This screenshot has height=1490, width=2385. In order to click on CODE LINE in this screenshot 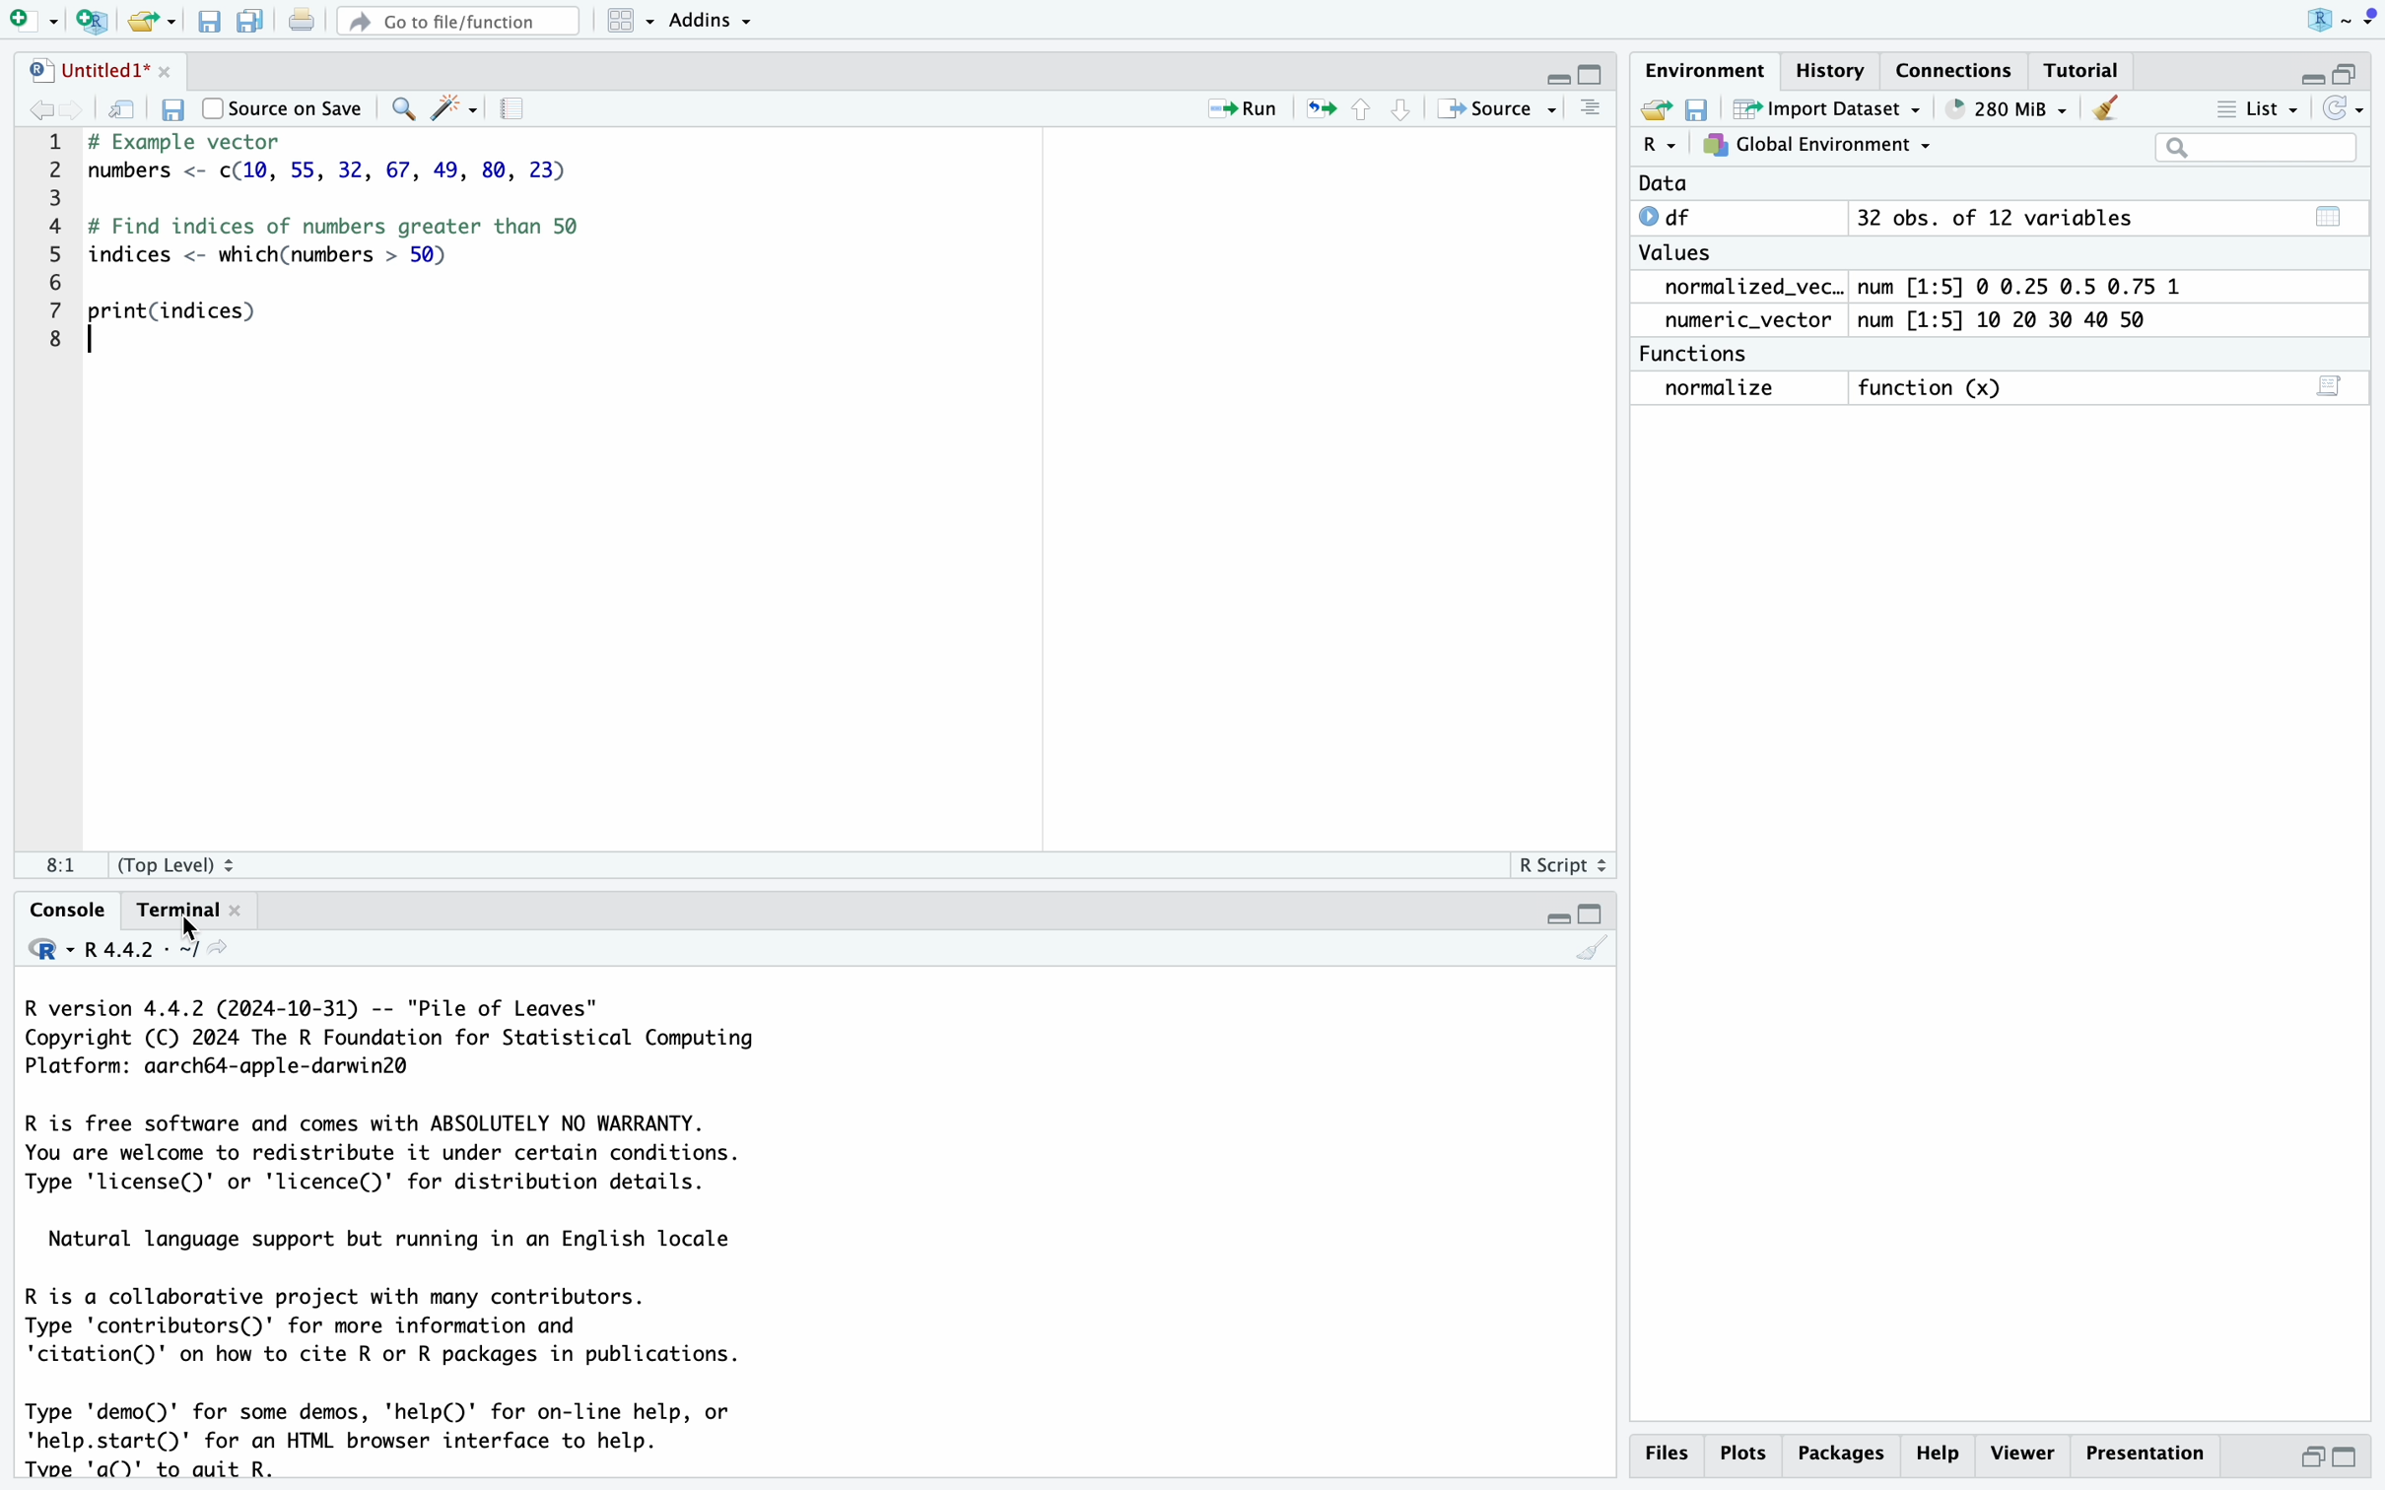, I will do `click(60, 252)`.